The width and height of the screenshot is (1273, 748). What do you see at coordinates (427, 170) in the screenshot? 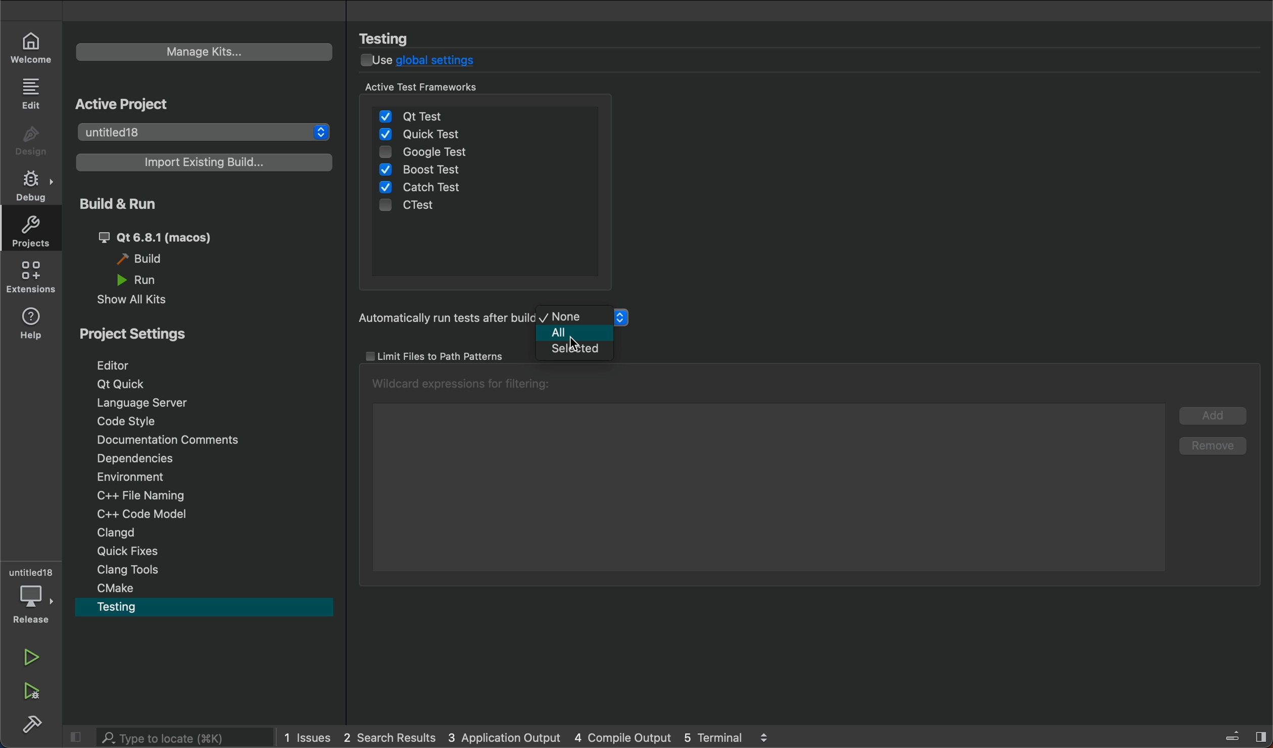
I see `Boost test` at bounding box center [427, 170].